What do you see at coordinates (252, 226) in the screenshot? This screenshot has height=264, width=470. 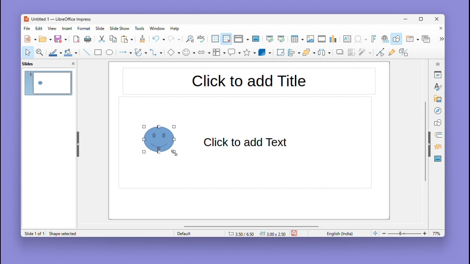 I see `Horizontal scroll bar` at bounding box center [252, 226].